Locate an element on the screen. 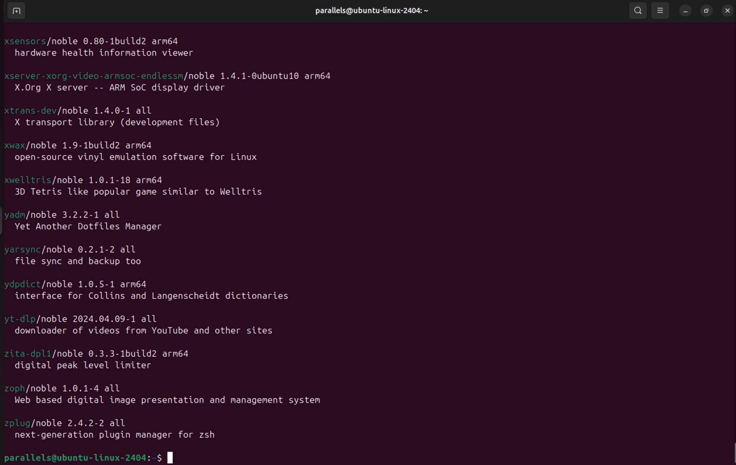 This screenshot has width=736, height=465. zoph/noble 1.0.1-4 all
Web based digital image presentation and management system is located at coordinates (167, 396).